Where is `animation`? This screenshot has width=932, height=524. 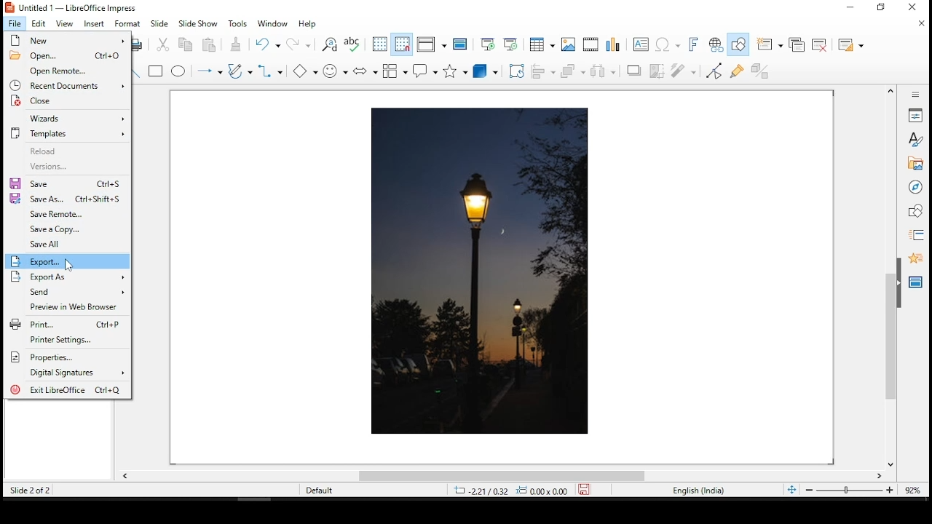
animation is located at coordinates (915, 258).